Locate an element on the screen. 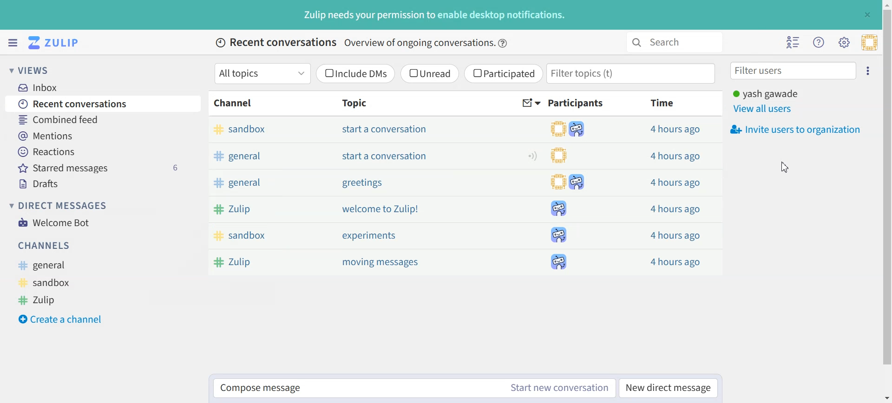 The image size is (892, 403). Logo is located at coordinates (55, 43).